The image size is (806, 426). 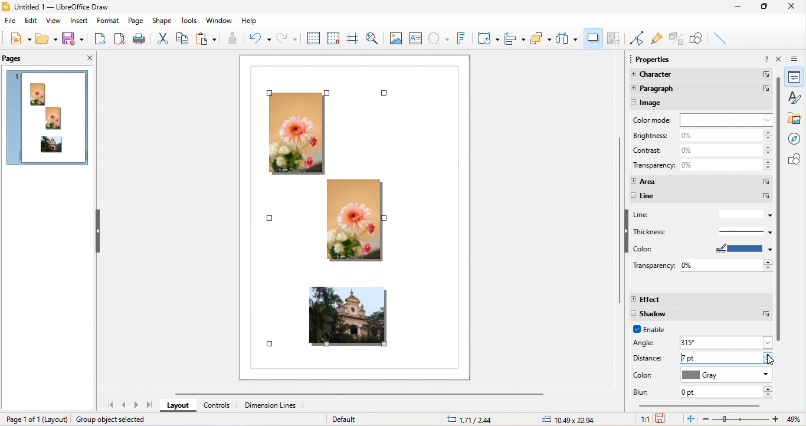 I want to click on copy, so click(x=182, y=41).